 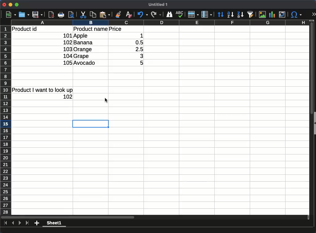 I want to click on expand, so click(x=314, y=14).